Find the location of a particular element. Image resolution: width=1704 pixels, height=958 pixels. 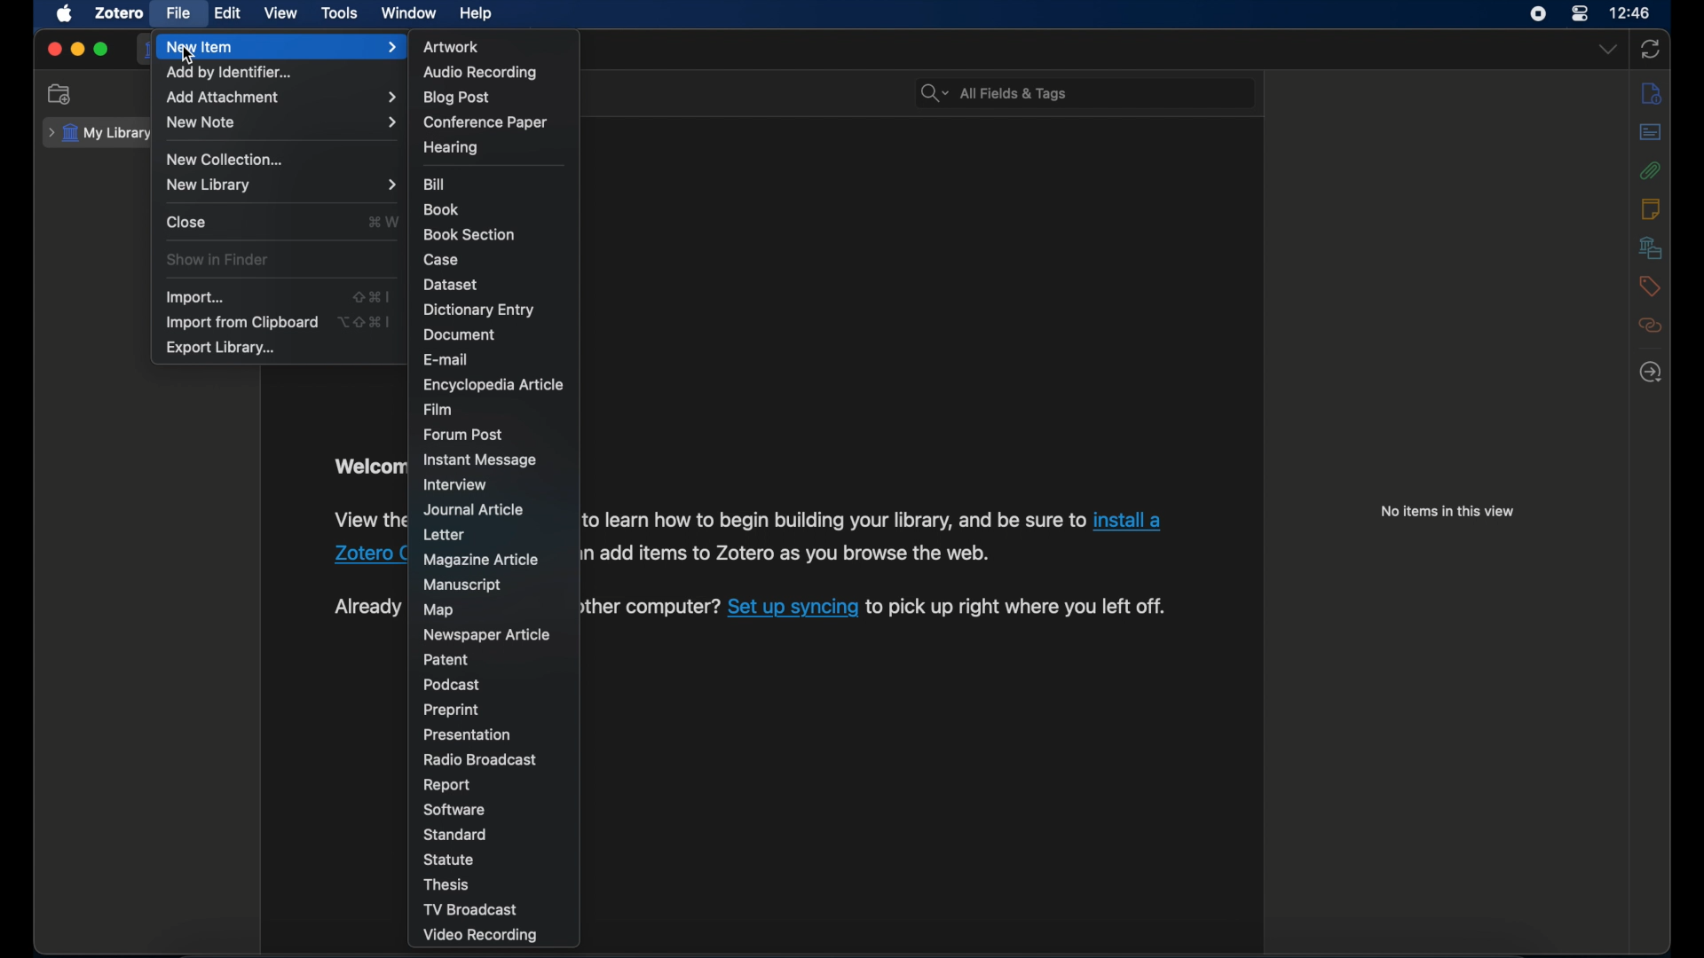

video recording is located at coordinates (479, 935).